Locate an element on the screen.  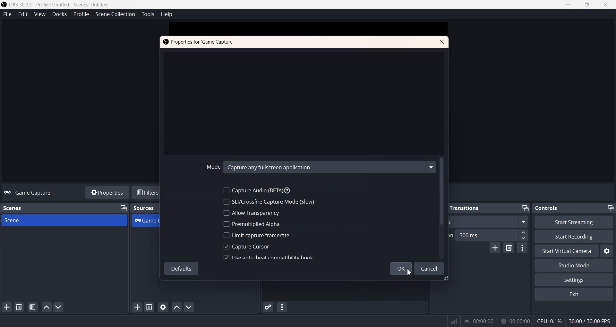
Minimize is located at coordinates (124, 208).